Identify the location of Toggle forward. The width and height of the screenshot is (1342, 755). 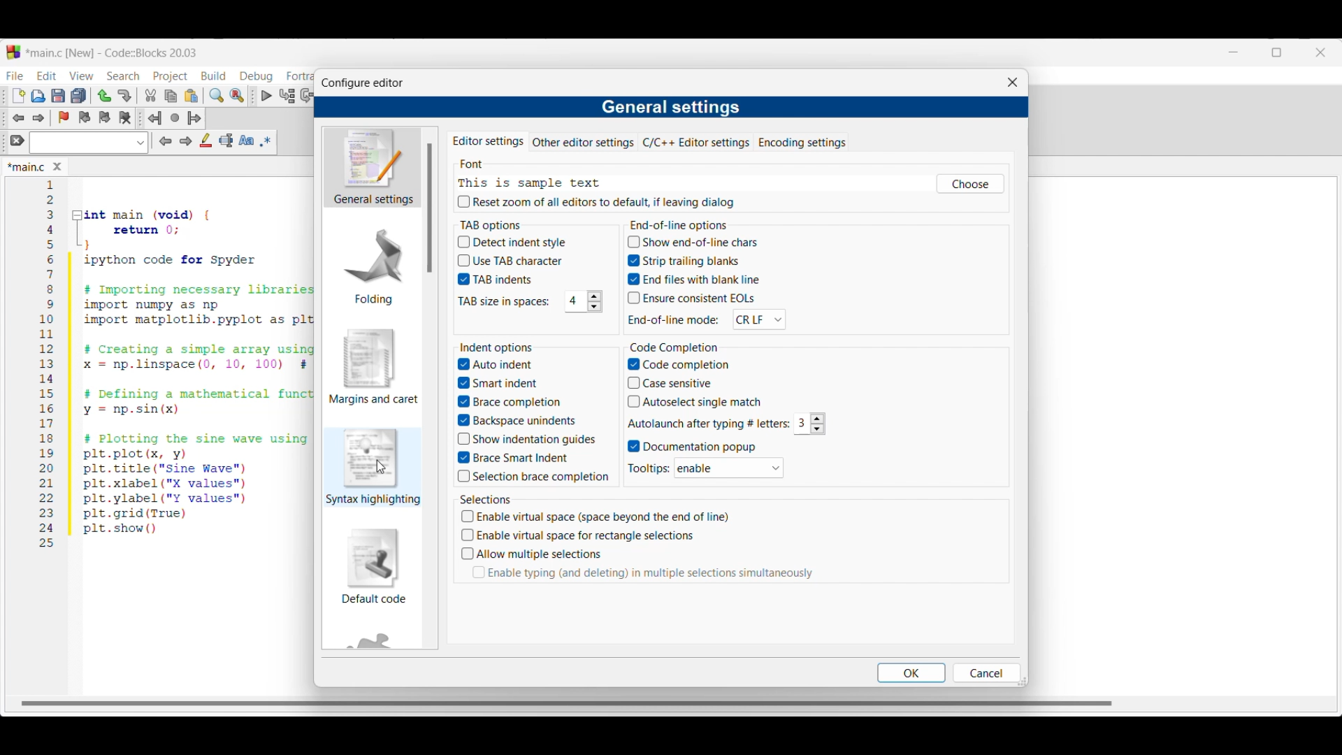
(39, 118).